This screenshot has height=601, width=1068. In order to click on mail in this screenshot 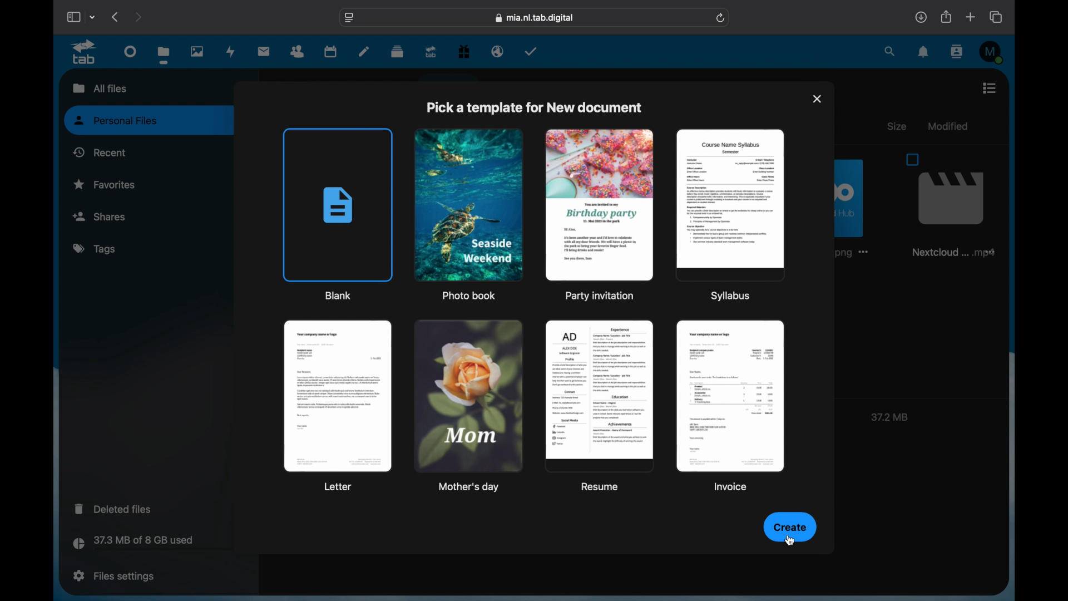, I will do `click(264, 52)`.